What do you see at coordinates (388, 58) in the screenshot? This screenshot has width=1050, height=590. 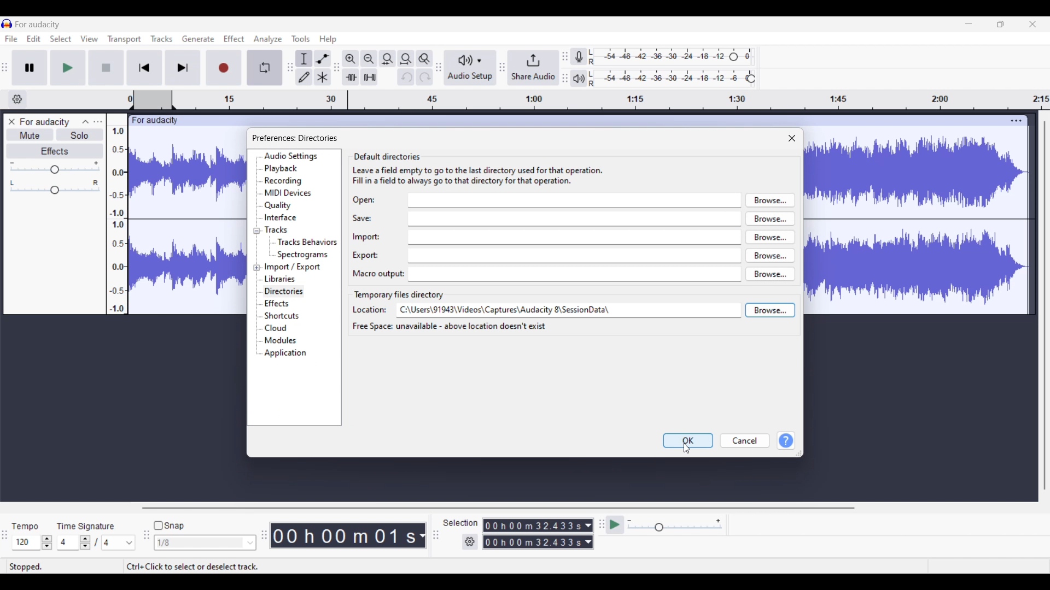 I see `Fit selection to width` at bounding box center [388, 58].